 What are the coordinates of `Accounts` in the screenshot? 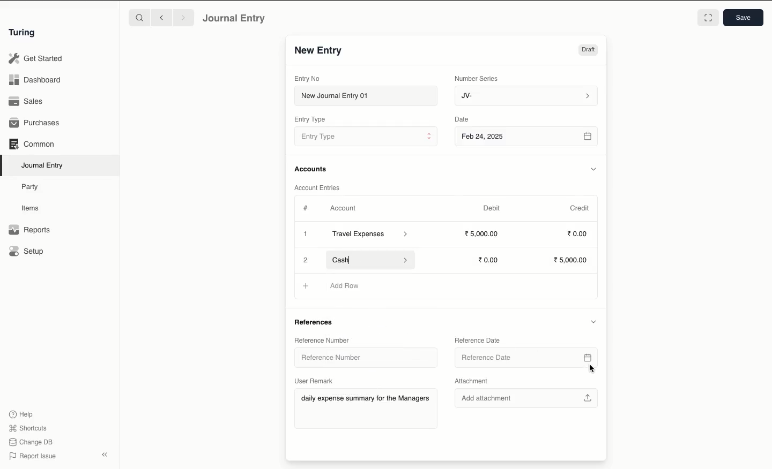 It's located at (311, 169).